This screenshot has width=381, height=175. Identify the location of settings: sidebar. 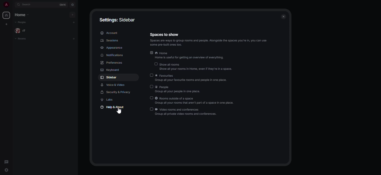
(117, 19).